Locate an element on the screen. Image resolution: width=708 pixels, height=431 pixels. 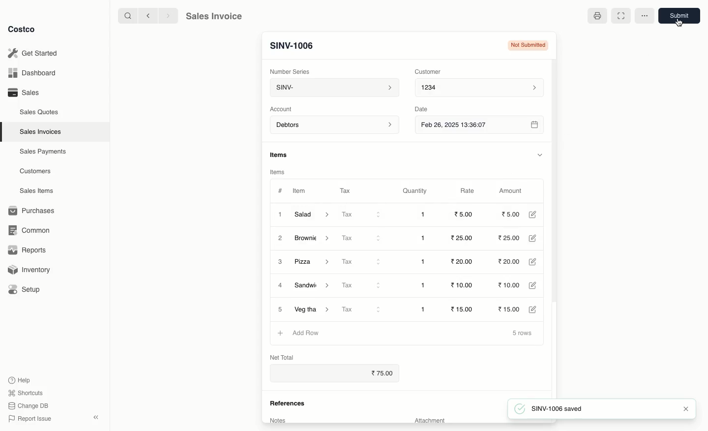
Add is located at coordinates (281, 332).